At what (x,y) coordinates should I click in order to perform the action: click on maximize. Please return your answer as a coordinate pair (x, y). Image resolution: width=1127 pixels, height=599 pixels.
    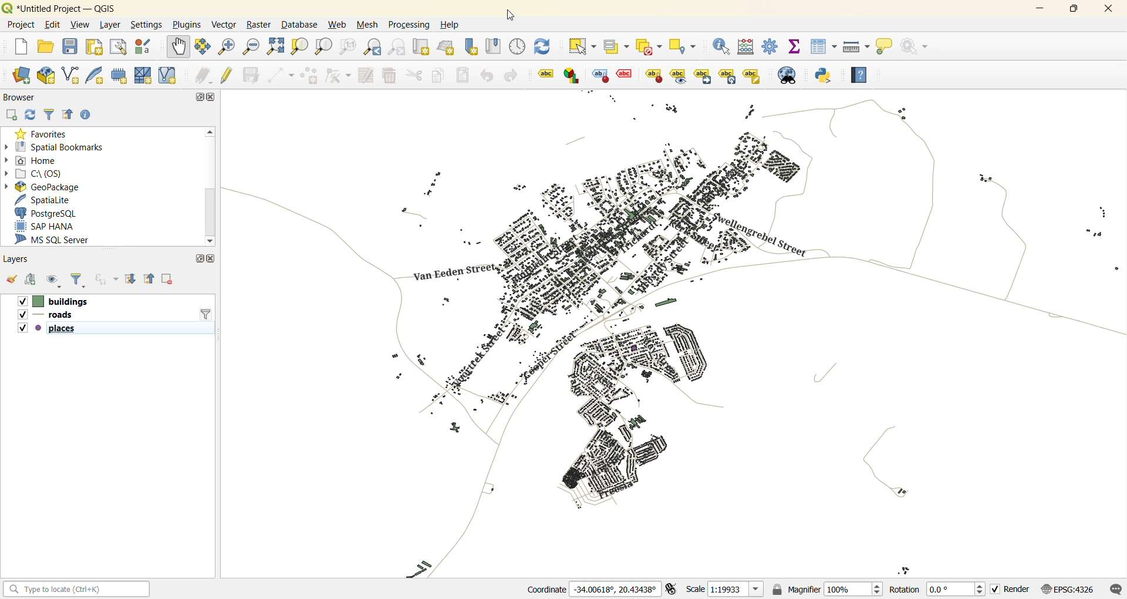
    Looking at the image, I should click on (196, 97).